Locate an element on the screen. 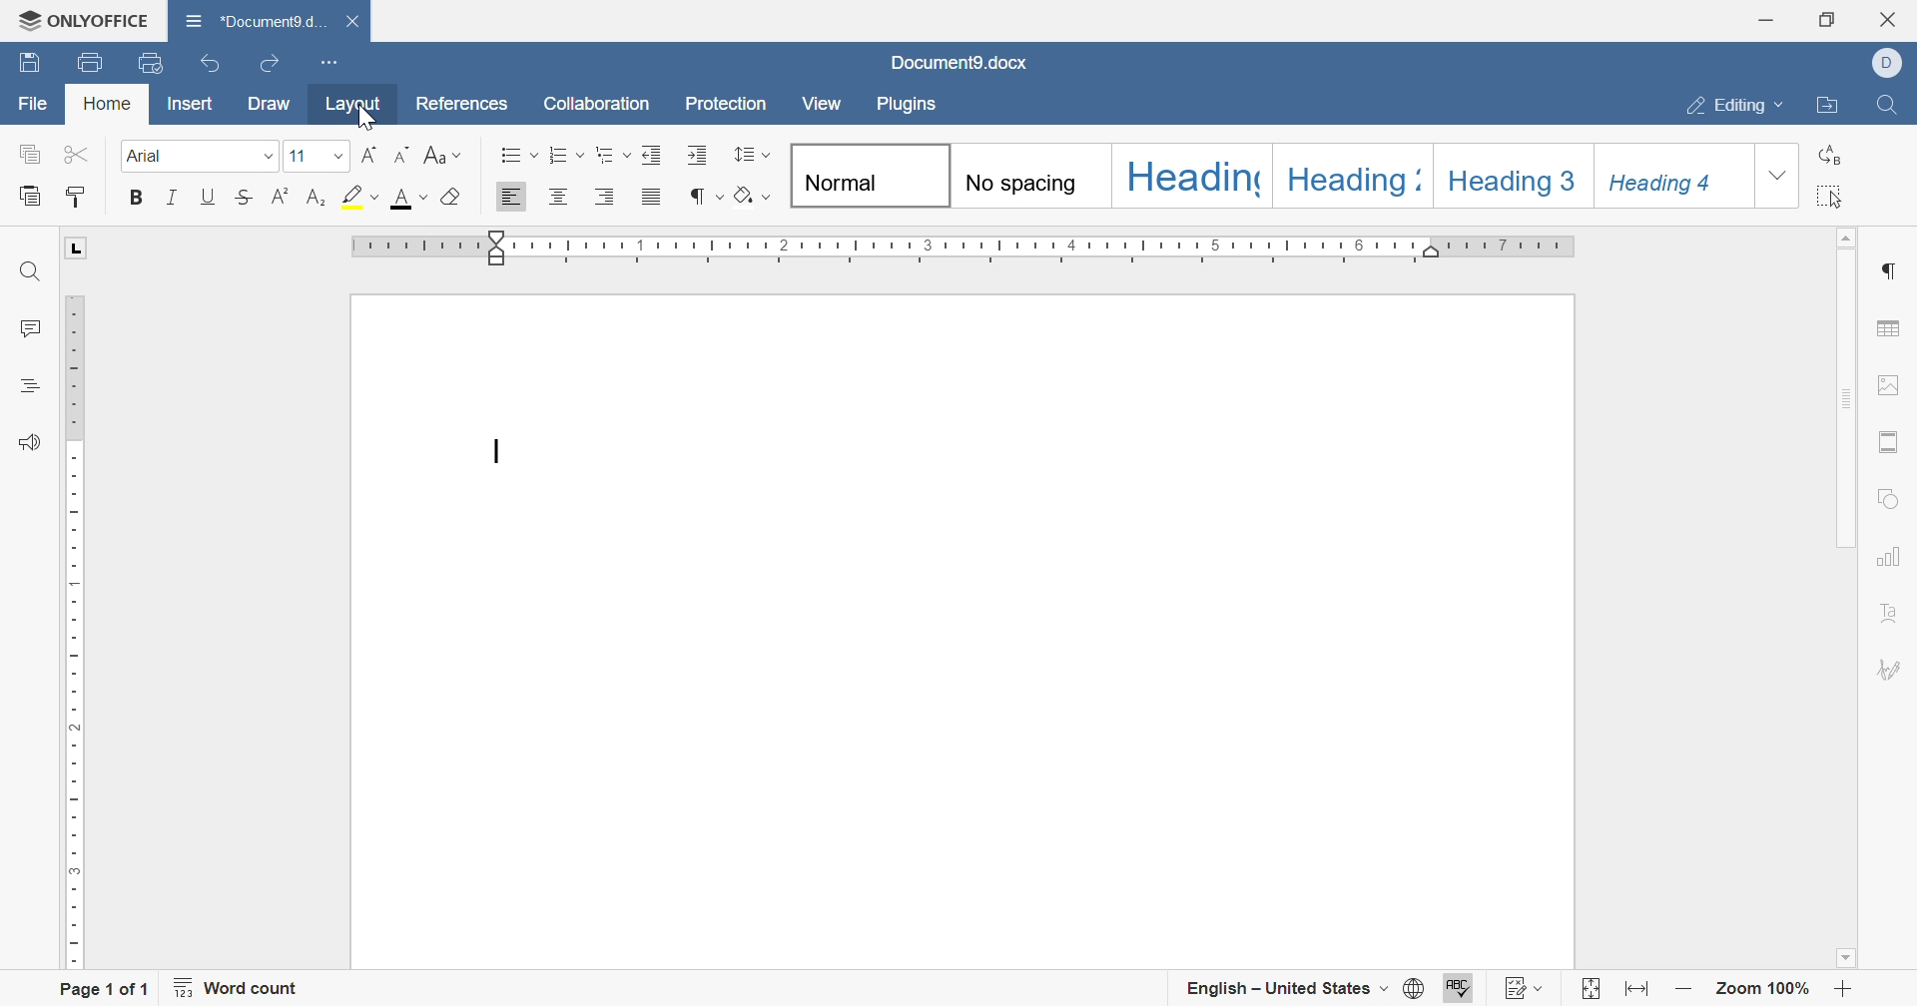  fit to page is located at coordinates (1589, 992).